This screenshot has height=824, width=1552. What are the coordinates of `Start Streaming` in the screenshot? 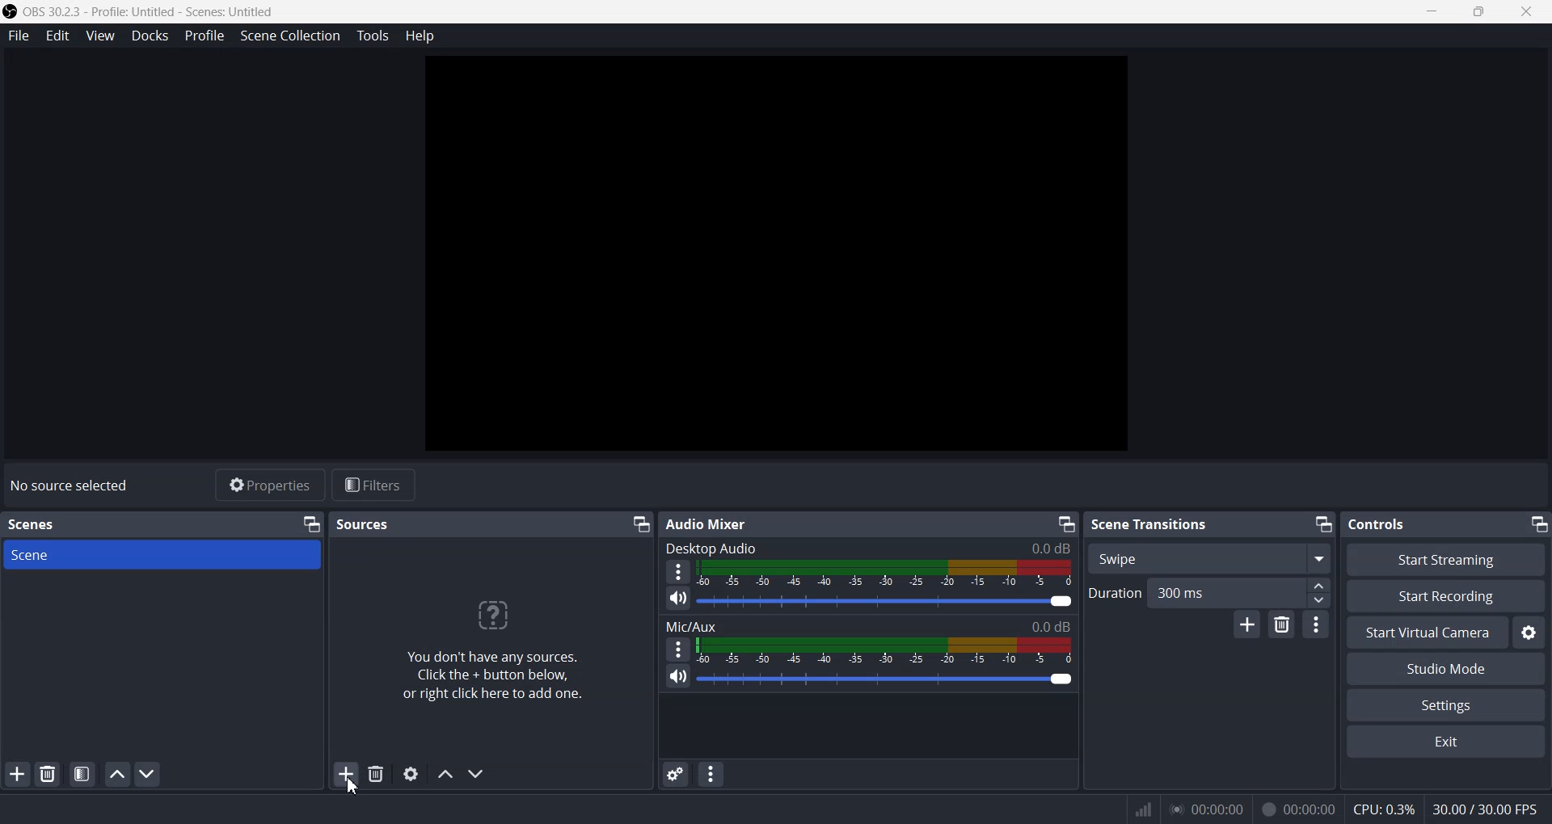 It's located at (1449, 559).